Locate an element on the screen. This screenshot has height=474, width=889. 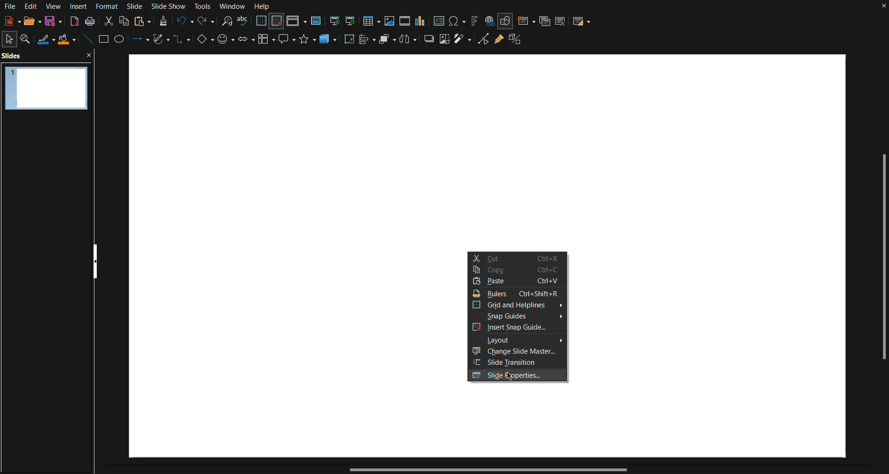
Stars and Banners is located at coordinates (308, 42).